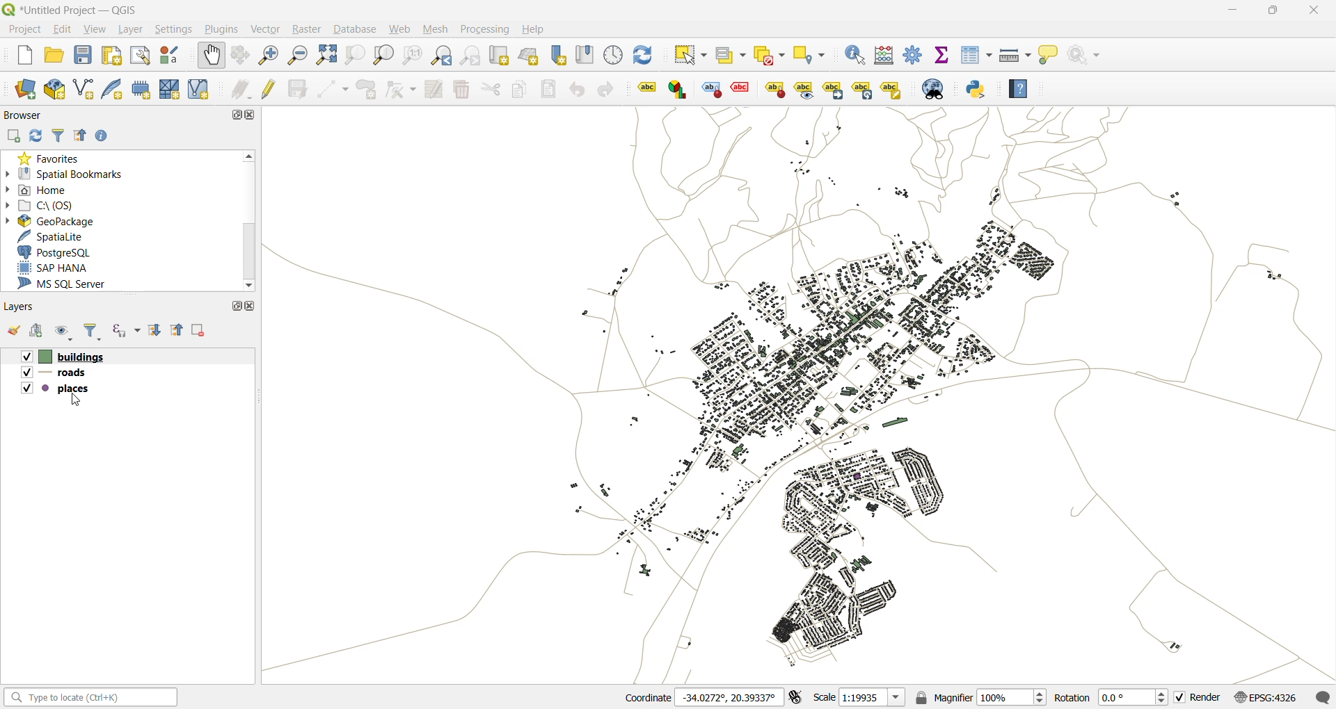  I want to click on new geopackage, so click(57, 90).